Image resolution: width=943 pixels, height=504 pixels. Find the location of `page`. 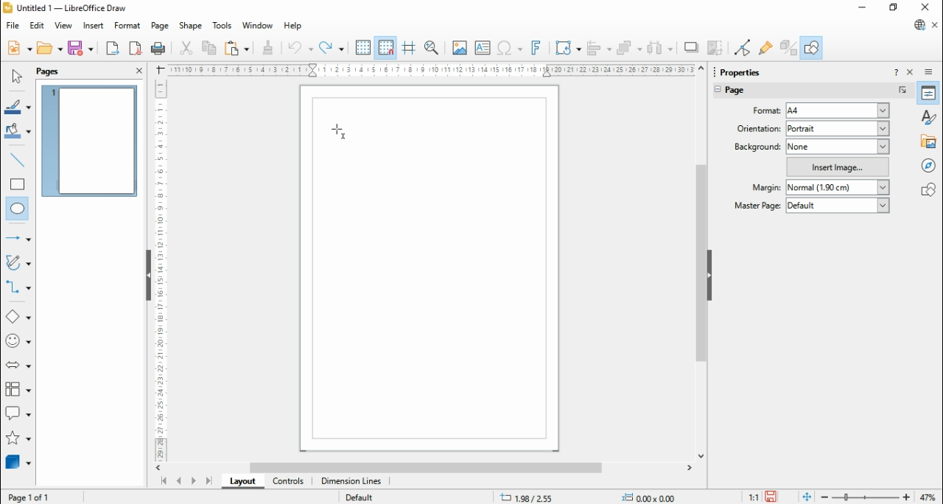

page is located at coordinates (745, 92).